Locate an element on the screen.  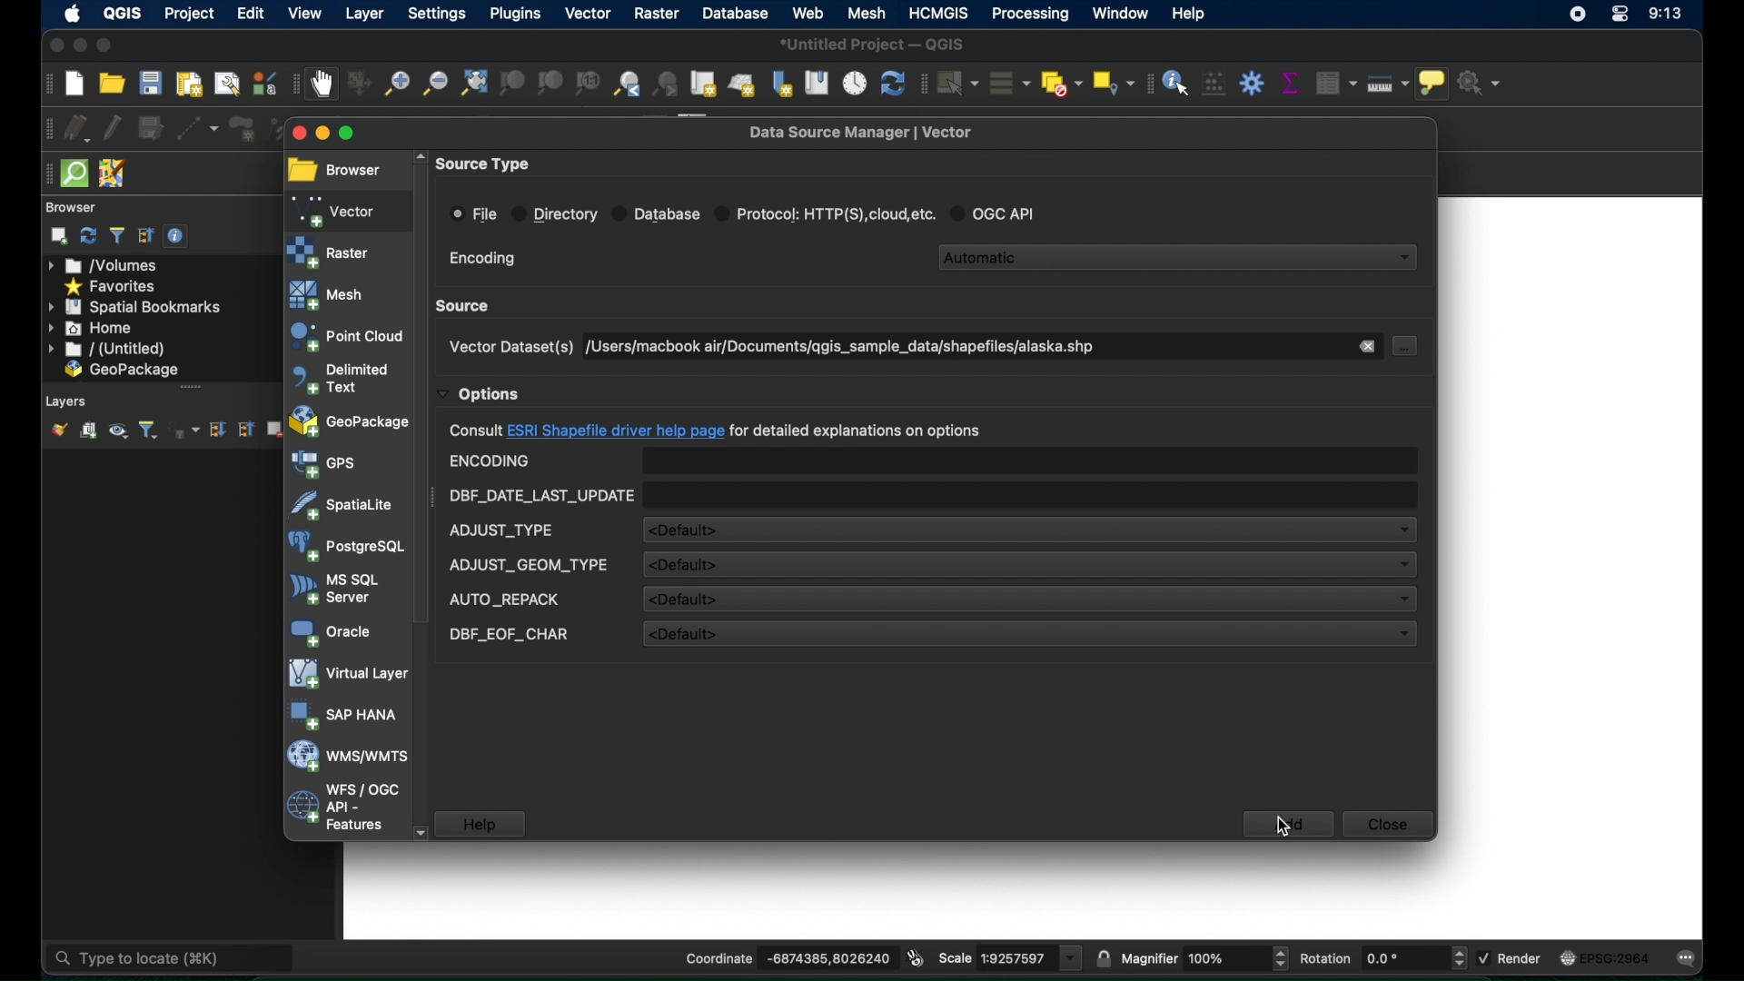
ogc api is located at coordinates (999, 213).